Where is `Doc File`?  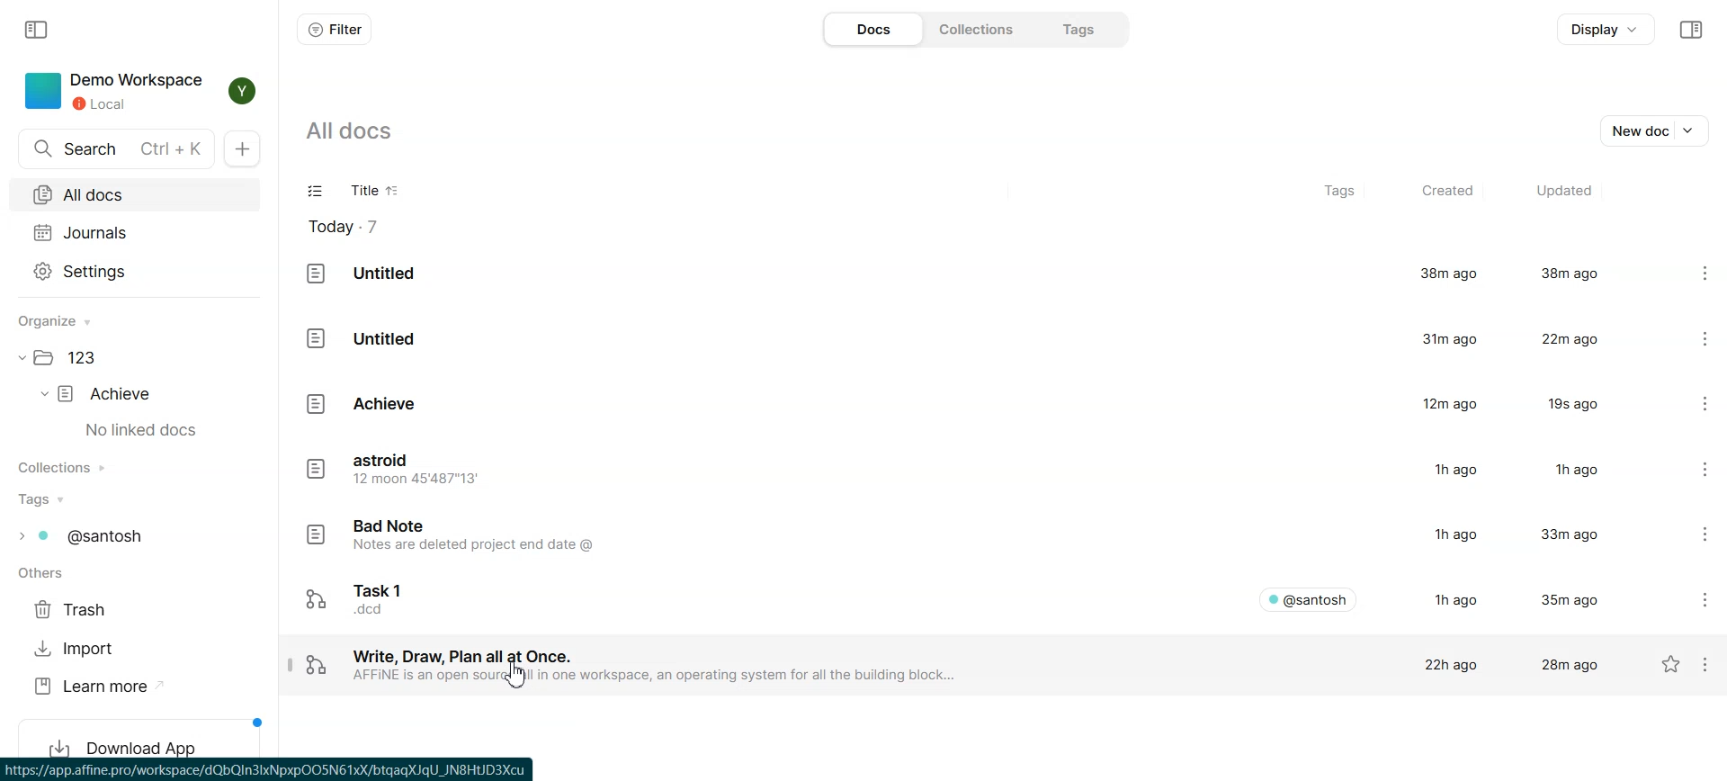
Doc File is located at coordinates (968, 337).